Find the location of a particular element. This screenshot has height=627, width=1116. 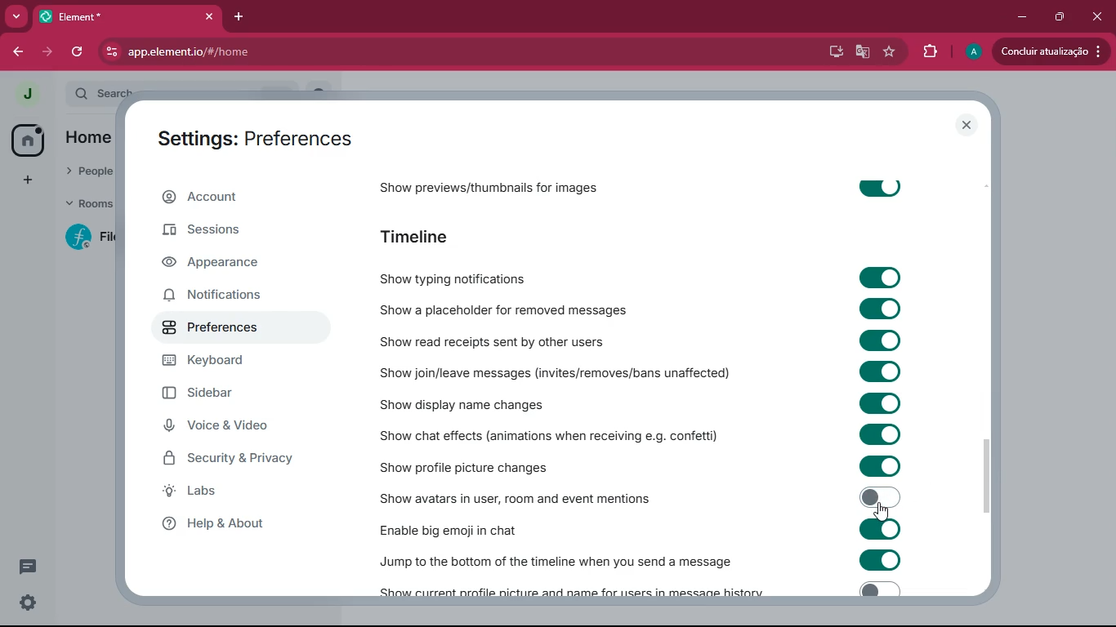

add tab is located at coordinates (236, 17).